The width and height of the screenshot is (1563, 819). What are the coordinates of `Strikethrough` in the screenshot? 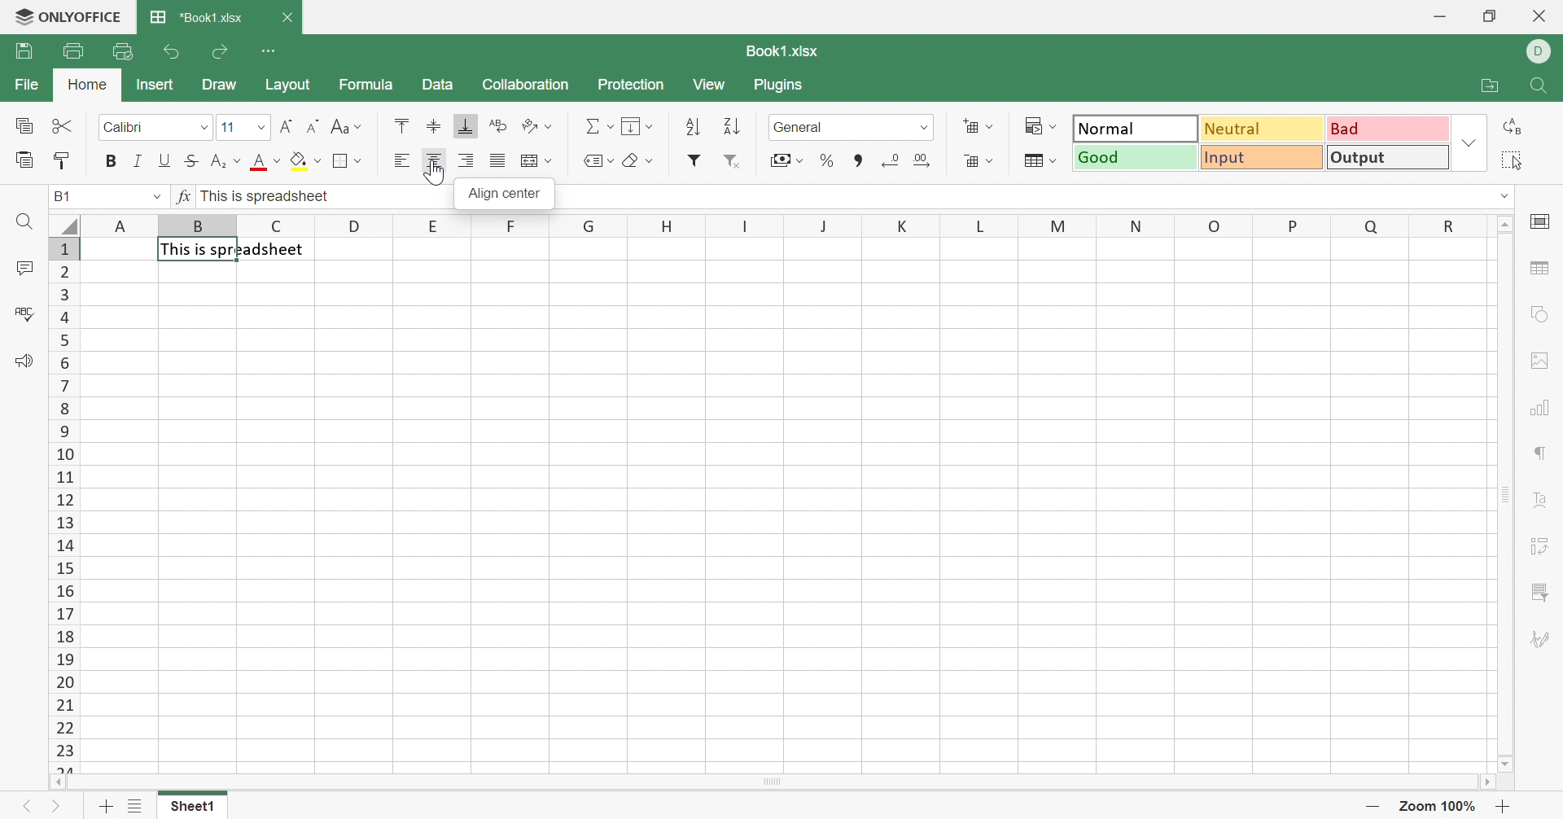 It's located at (193, 160).